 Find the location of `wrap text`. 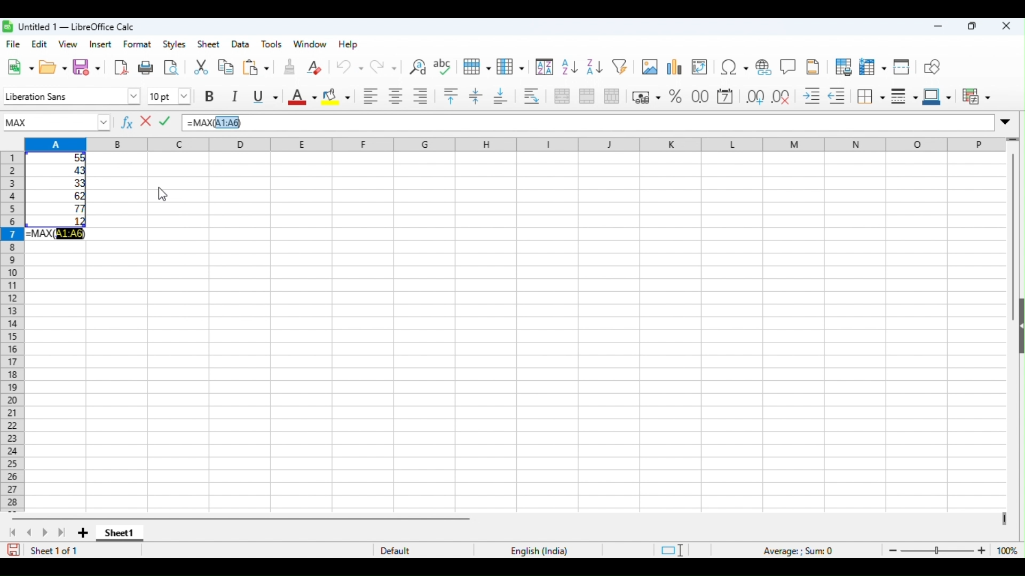

wrap text is located at coordinates (534, 96).